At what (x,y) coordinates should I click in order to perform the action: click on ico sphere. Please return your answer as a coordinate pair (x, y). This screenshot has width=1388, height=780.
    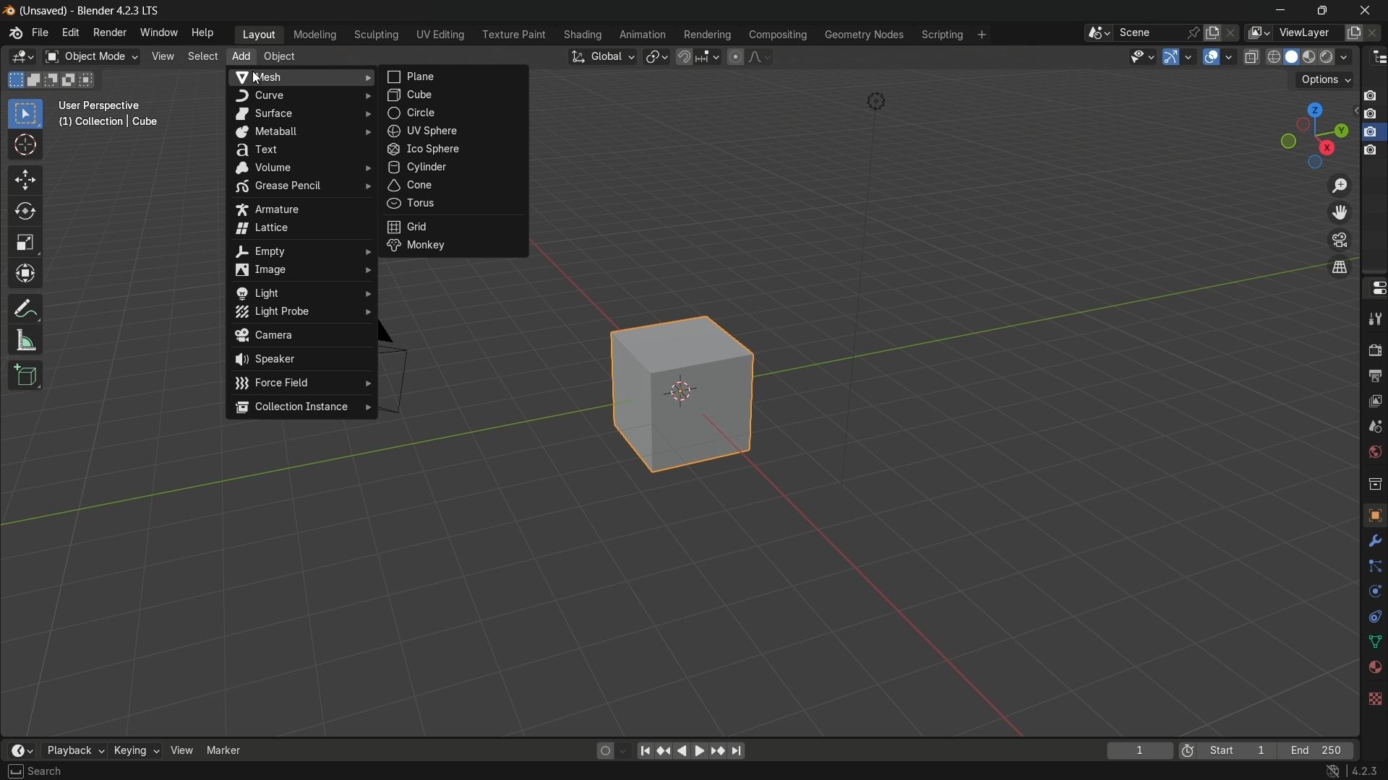
    Looking at the image, I should click on (454, 149).